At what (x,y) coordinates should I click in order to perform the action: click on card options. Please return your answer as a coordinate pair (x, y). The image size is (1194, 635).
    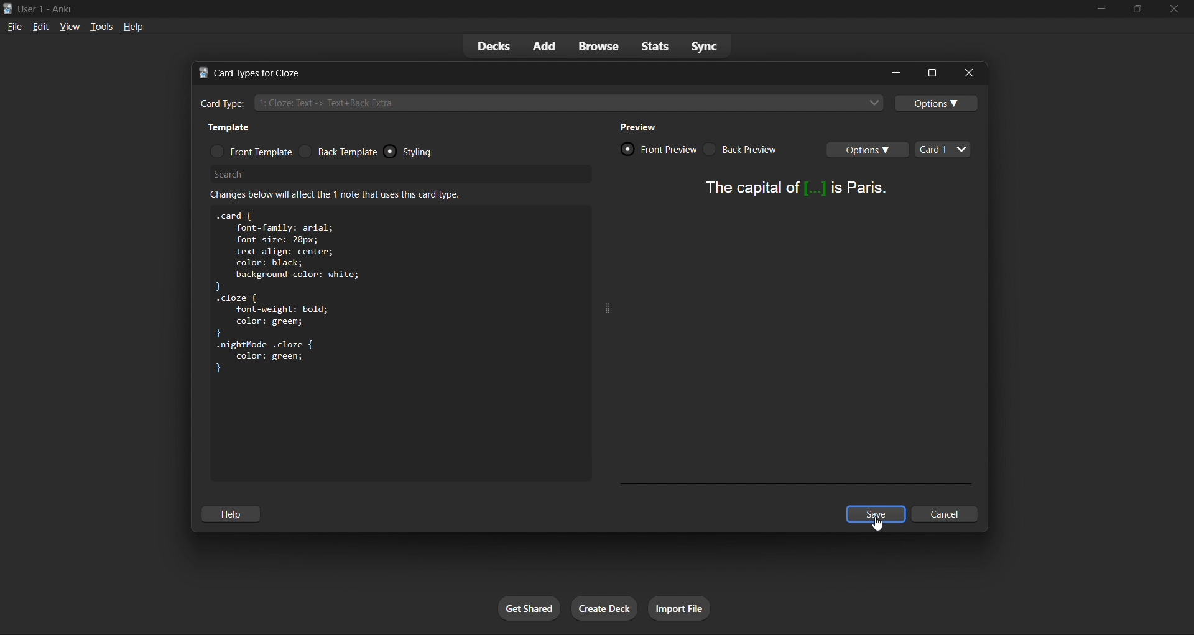
    Looking at the image, I should click on (870, 152).